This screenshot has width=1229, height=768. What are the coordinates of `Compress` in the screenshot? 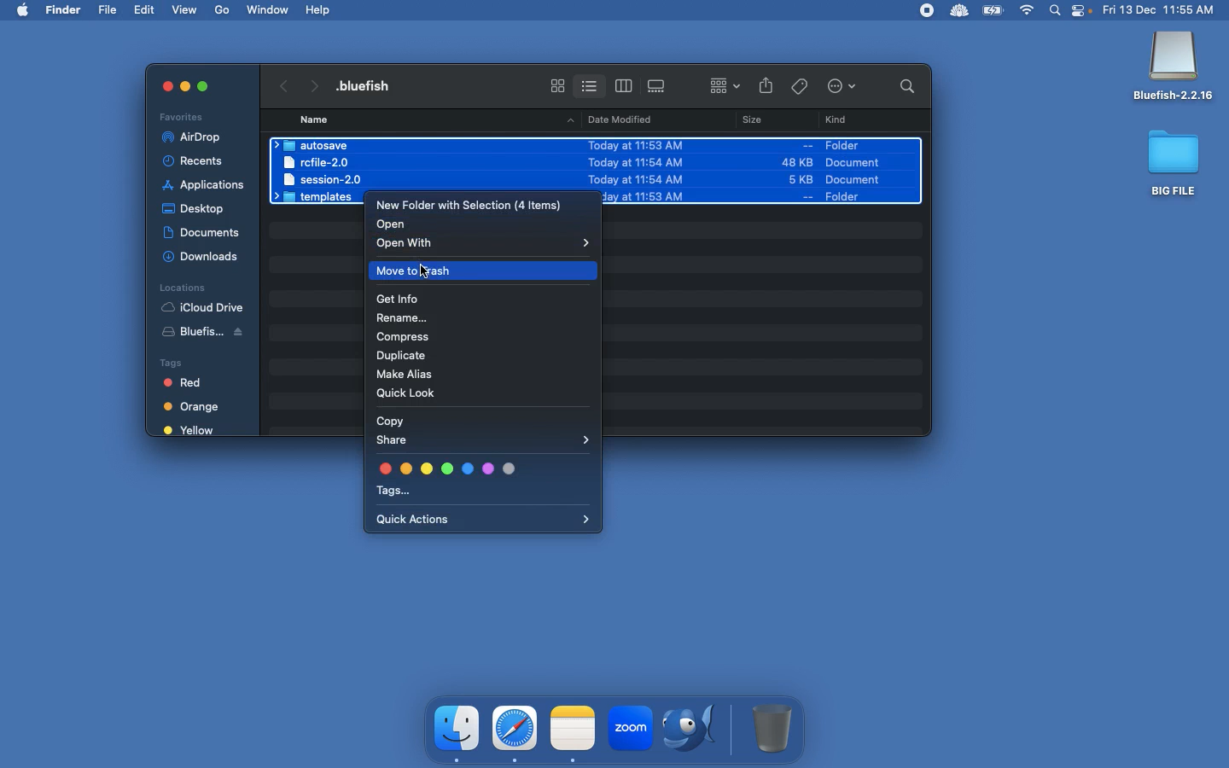 It's located at (405, 338).